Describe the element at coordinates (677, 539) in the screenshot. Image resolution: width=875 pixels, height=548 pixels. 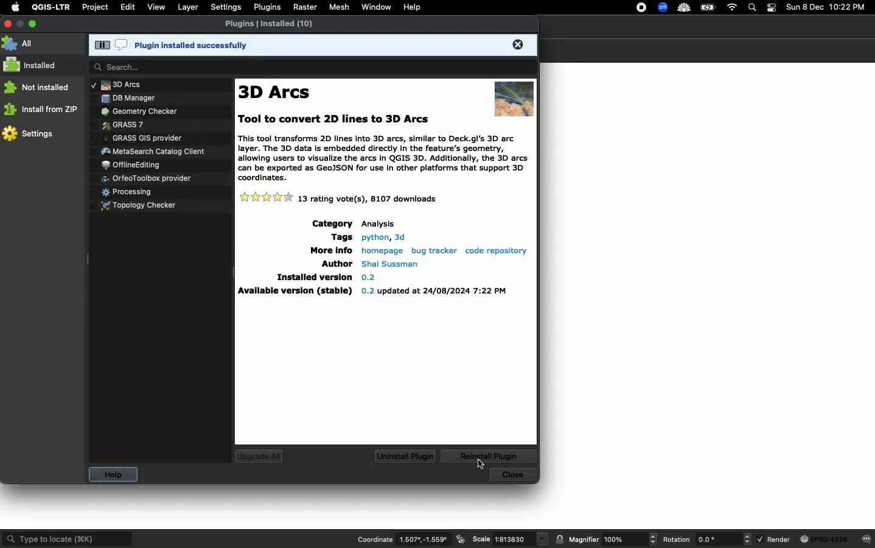
I see `Rotation` at that location.